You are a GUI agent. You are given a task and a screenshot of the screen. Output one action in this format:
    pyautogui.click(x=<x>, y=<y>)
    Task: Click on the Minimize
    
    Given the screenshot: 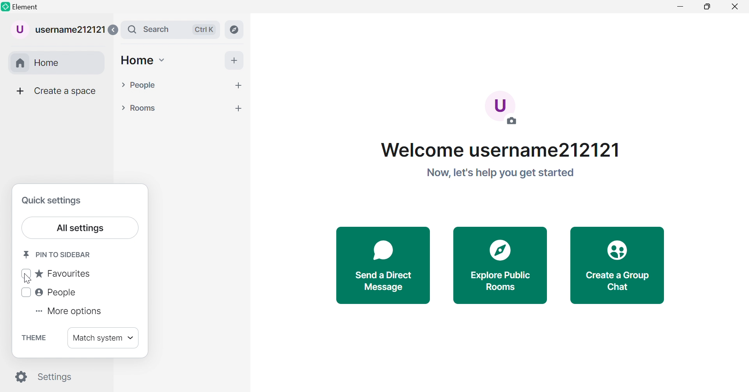 What is the action you would take?
    pyautogui.click(x=682, y=7)
    